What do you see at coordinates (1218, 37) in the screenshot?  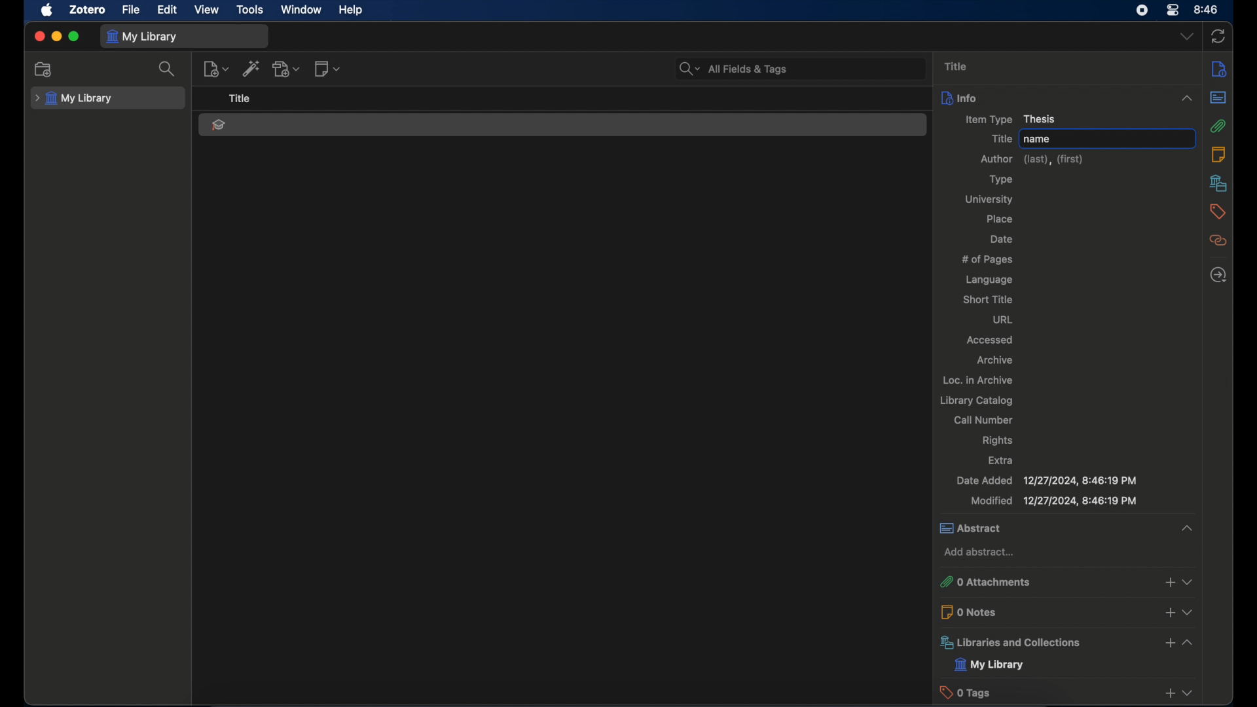 I see `sync` at bounding box center [1218, 37].